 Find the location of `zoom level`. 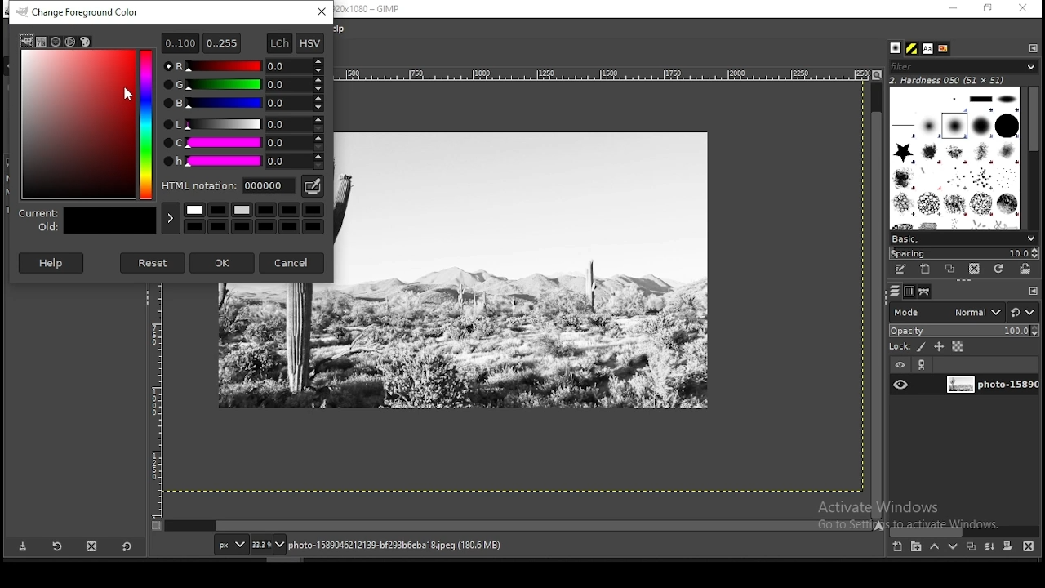

zoom level is located at coordinates (269, 544).